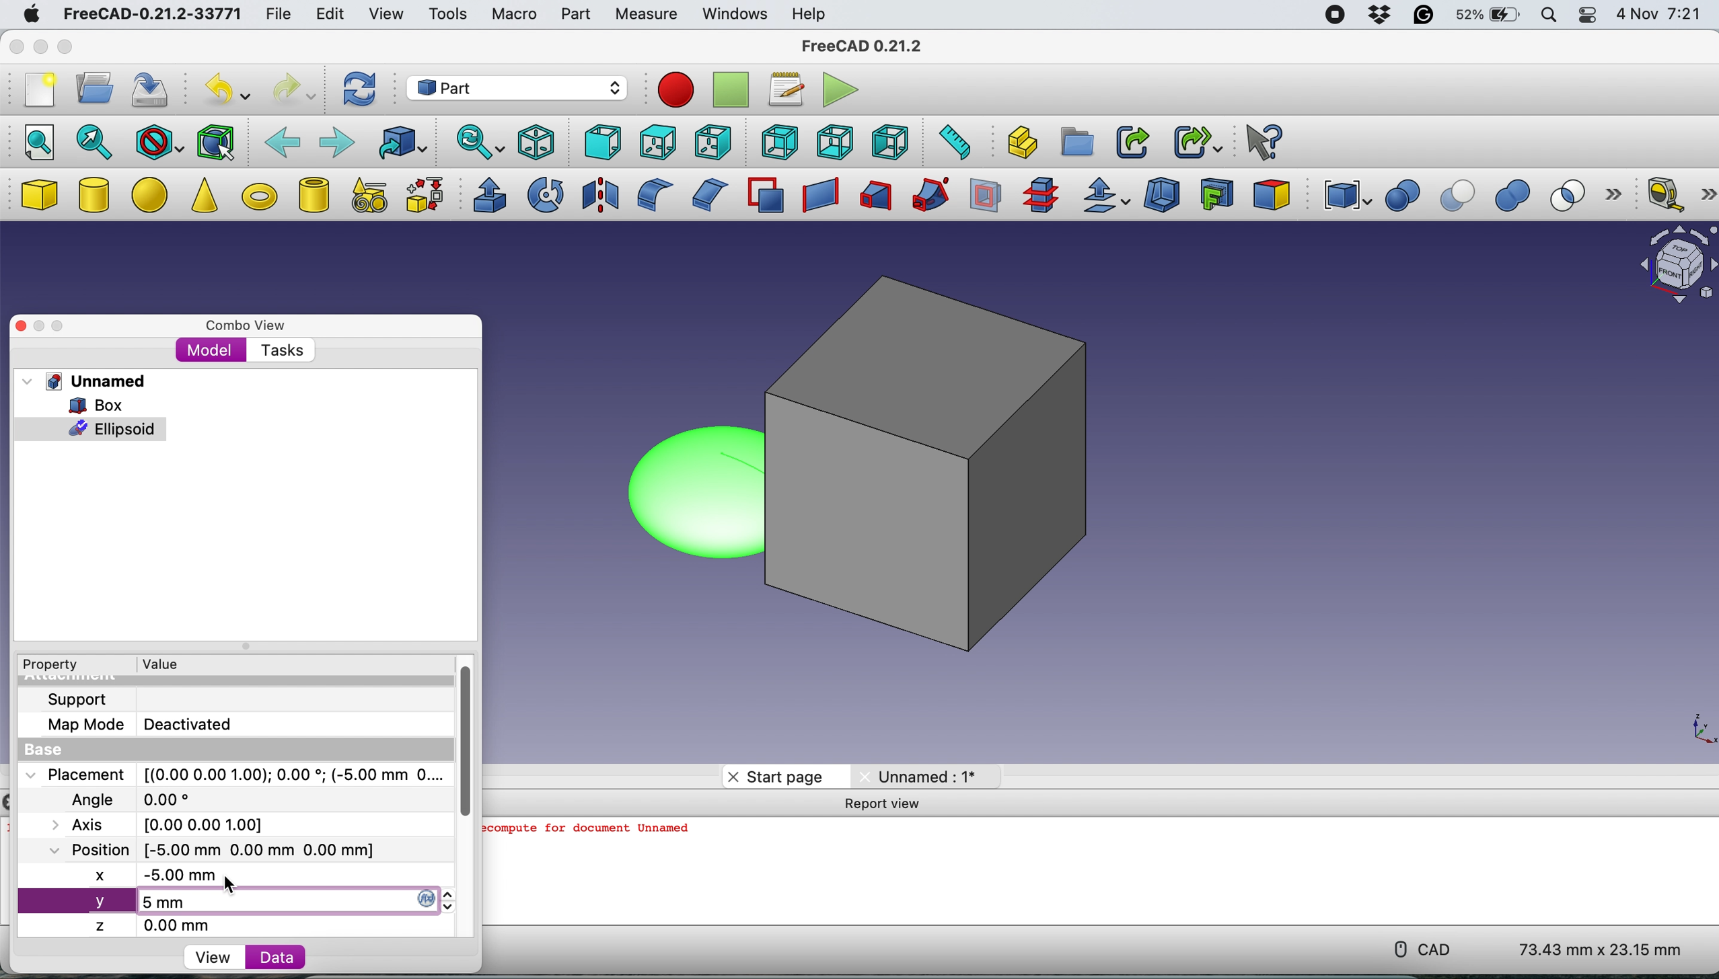 The height and width of the screenshot is (979, 1719). What do you see at coordinates (920, 776) in the screenshot?
I see `Unnamed: 1*` at bounding box center [920, 776].